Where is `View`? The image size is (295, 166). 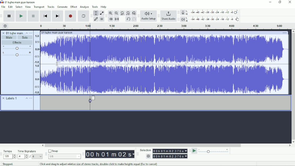
View is located at coordinates (28, 7).